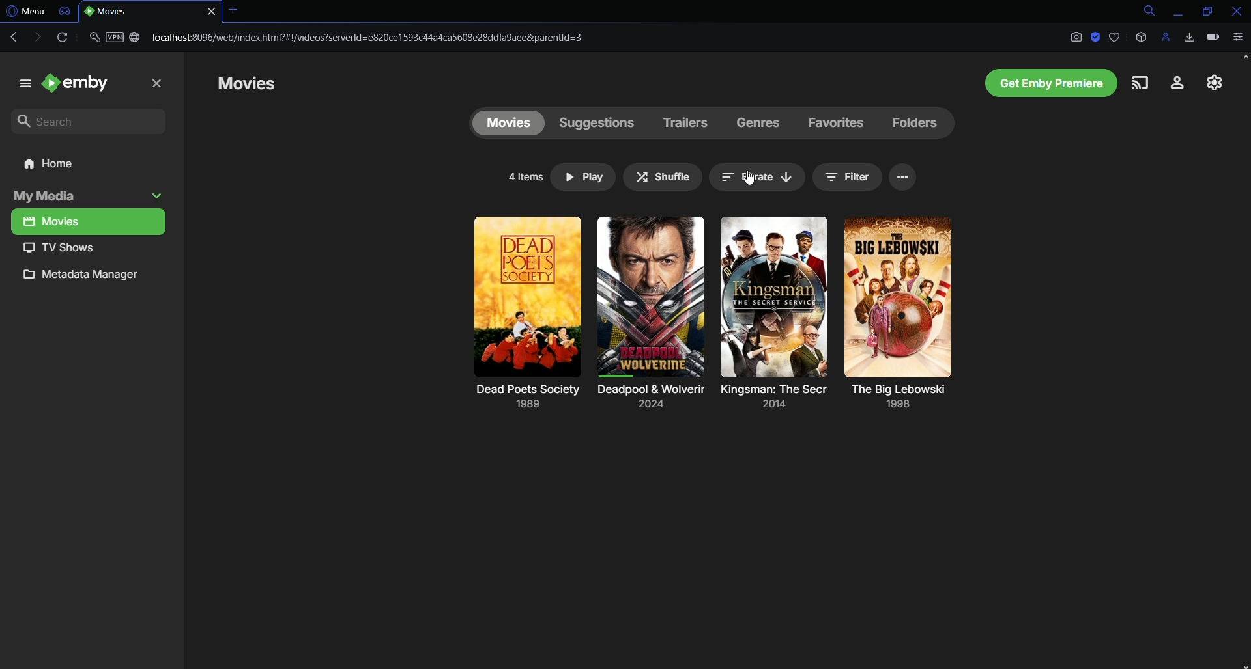 The width and height of the screenshot is (1251, 669). What do you see at coordinates (1139, 83) in the screenshot?
I see `Cast` at bounding box center [1139, 83].